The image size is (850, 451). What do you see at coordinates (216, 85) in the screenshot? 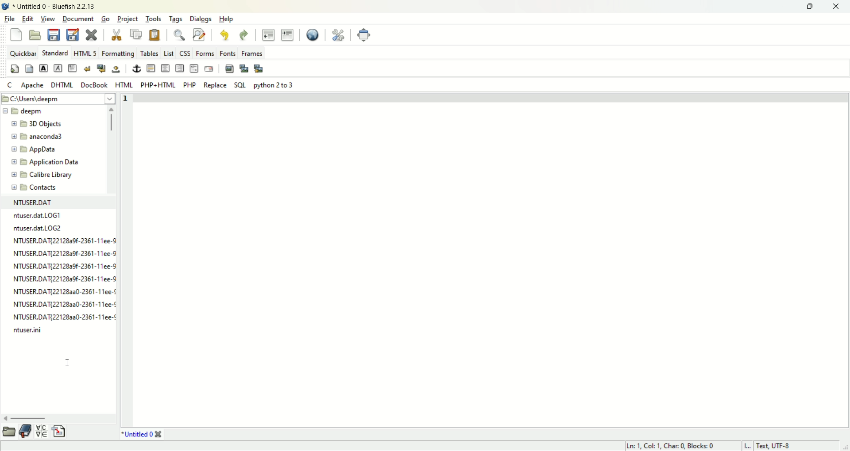
I see `Replace` at bounding box center [216, 85].